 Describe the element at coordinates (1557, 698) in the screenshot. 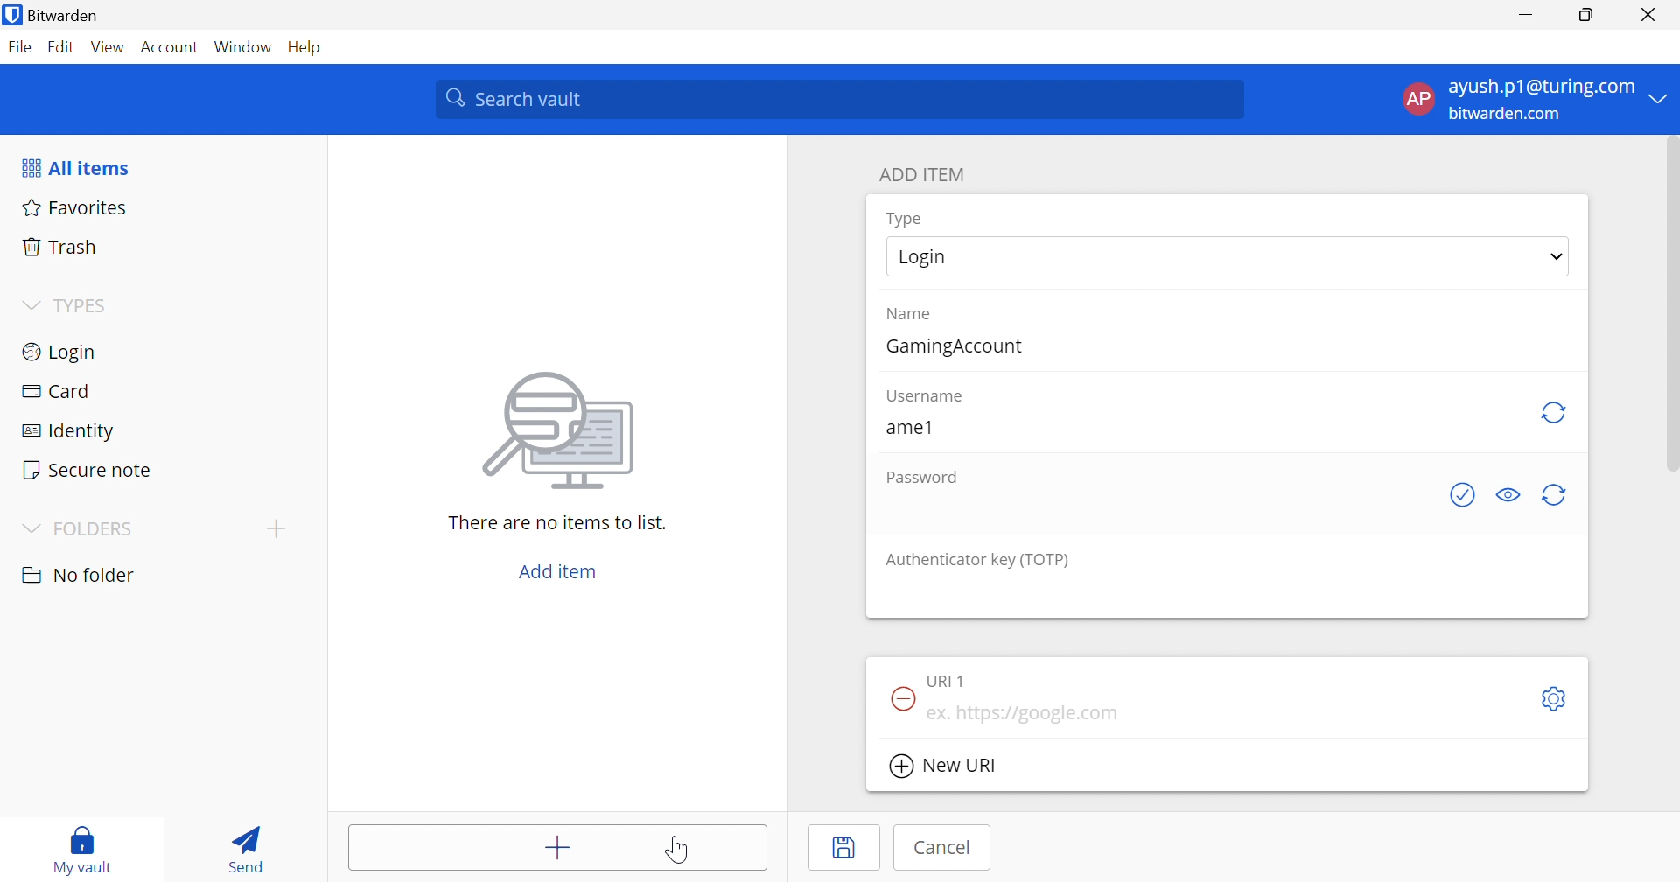

I see `Settings` at that location.